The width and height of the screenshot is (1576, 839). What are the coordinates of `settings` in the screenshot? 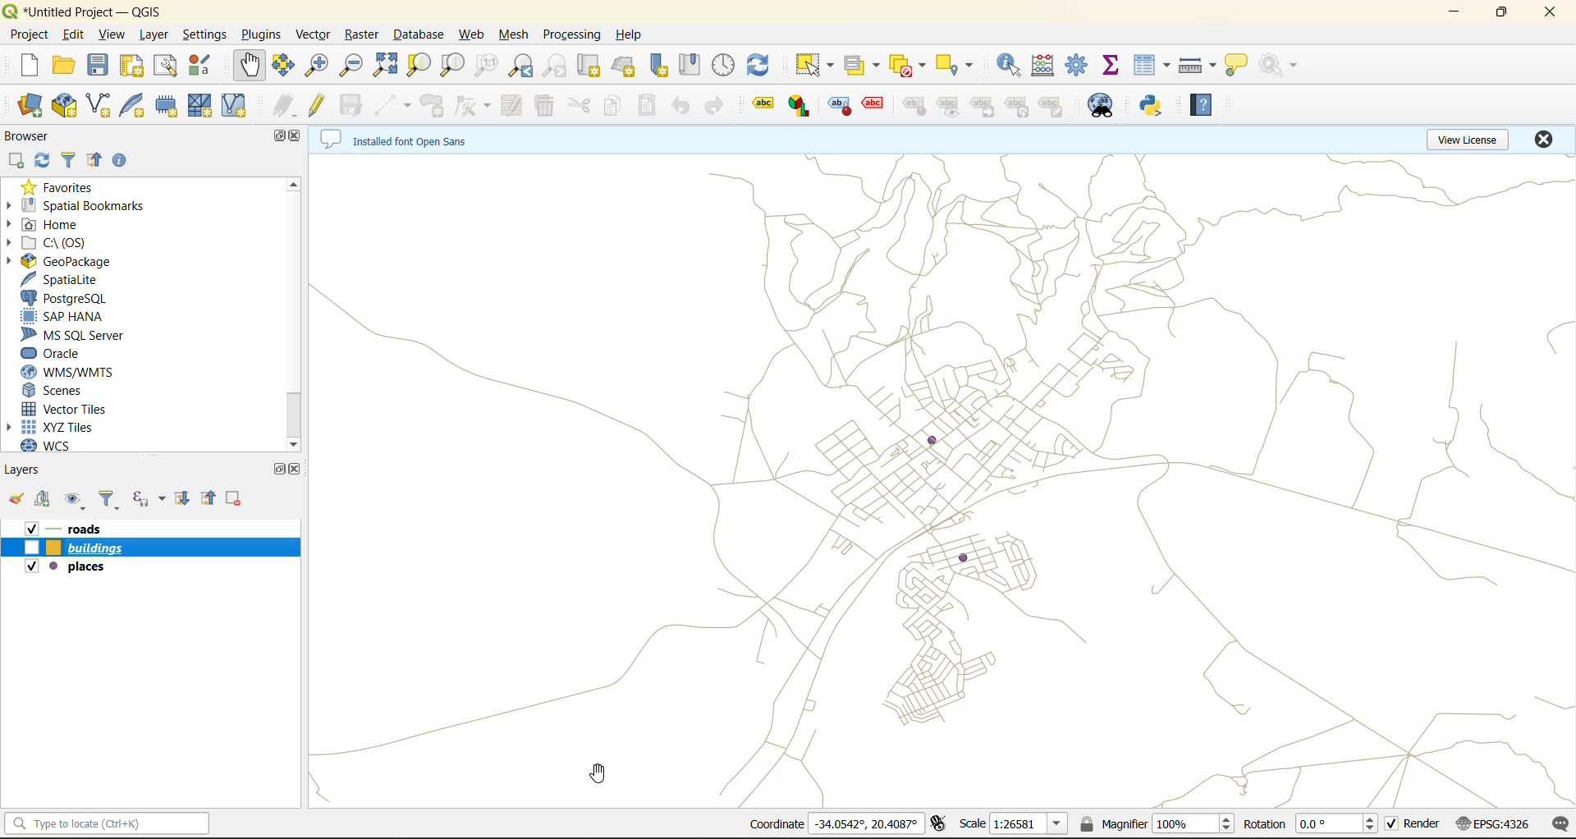 It's located at (206, 34).